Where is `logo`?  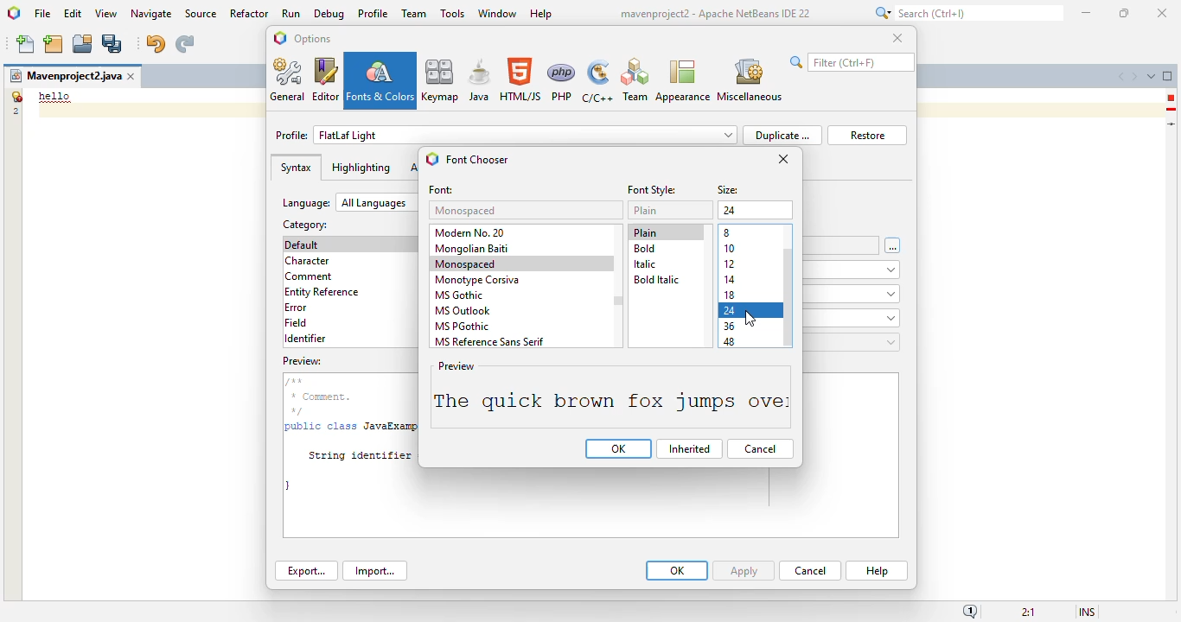
logo is located at coordinates (432, 159).